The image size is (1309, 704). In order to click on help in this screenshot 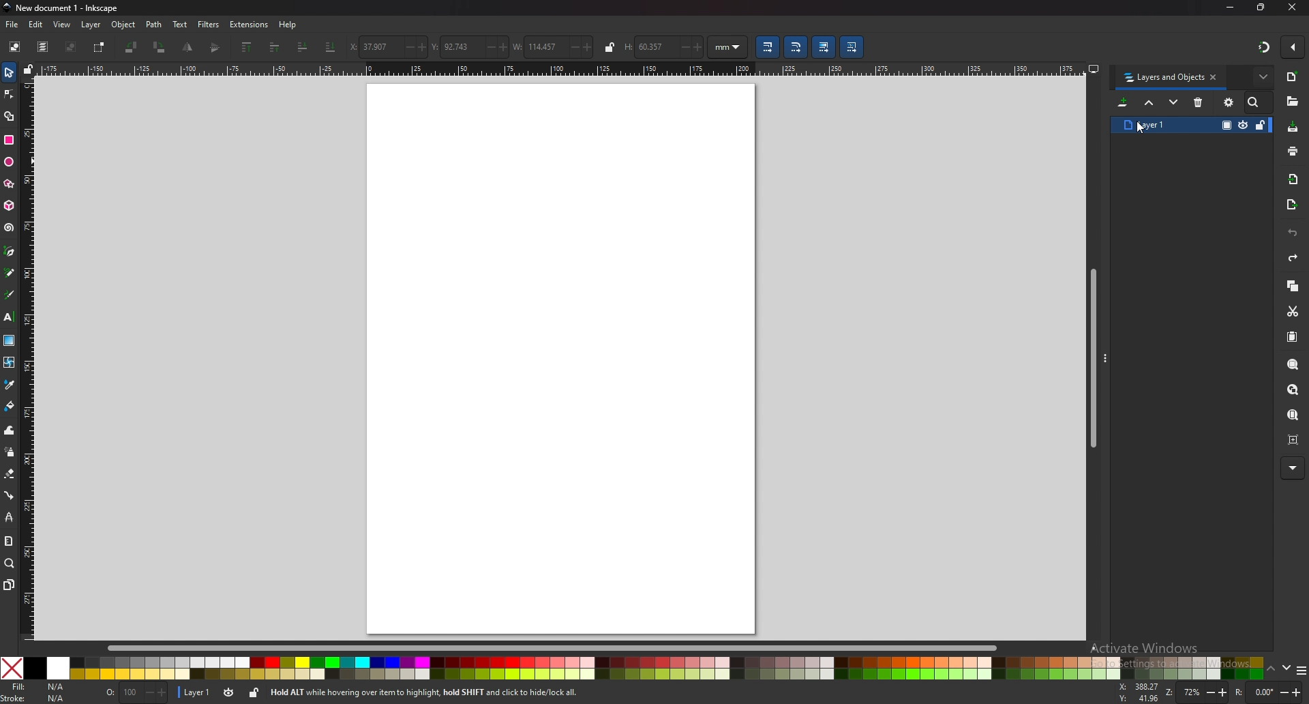, I will do `click(286, 25)`.